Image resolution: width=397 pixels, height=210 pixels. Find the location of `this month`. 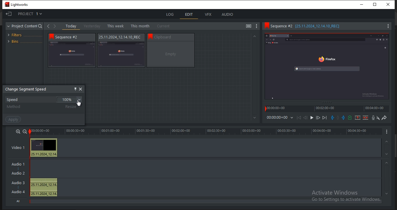

this month is located at coordinates (140, 26).